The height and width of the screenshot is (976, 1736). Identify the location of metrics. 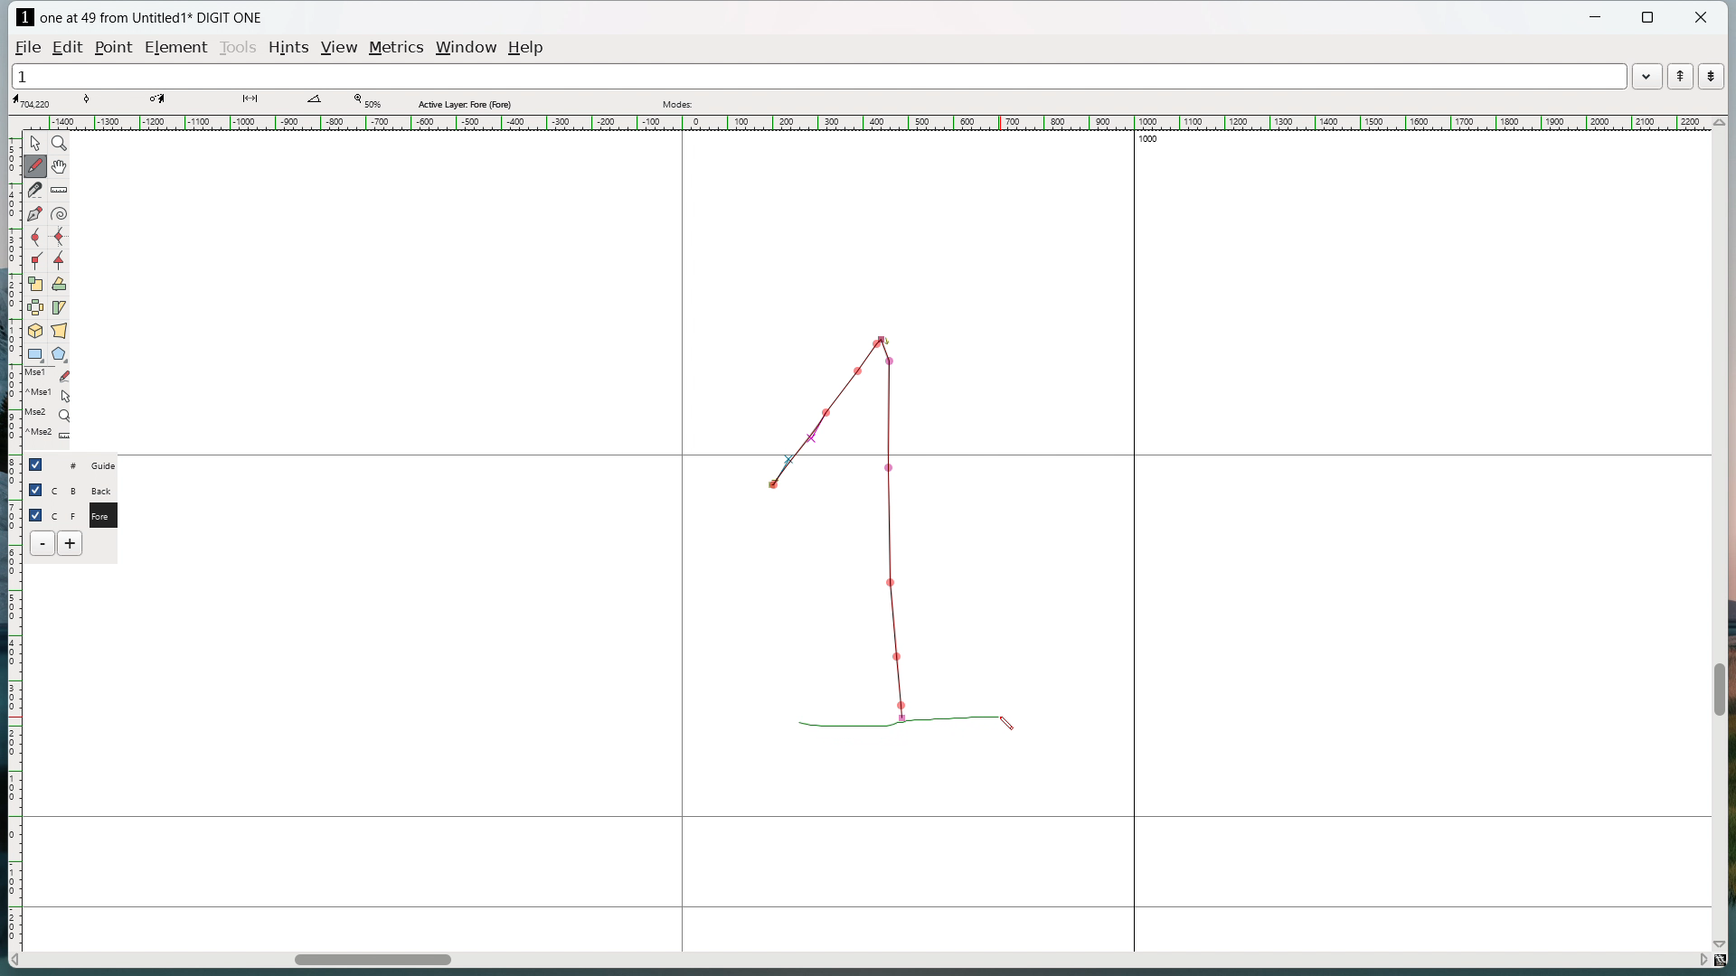
(399, 49).